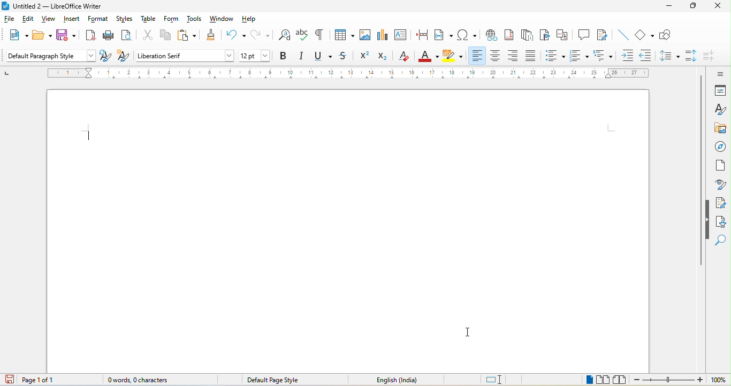  I want to click on increase indent, so click(629, 56).